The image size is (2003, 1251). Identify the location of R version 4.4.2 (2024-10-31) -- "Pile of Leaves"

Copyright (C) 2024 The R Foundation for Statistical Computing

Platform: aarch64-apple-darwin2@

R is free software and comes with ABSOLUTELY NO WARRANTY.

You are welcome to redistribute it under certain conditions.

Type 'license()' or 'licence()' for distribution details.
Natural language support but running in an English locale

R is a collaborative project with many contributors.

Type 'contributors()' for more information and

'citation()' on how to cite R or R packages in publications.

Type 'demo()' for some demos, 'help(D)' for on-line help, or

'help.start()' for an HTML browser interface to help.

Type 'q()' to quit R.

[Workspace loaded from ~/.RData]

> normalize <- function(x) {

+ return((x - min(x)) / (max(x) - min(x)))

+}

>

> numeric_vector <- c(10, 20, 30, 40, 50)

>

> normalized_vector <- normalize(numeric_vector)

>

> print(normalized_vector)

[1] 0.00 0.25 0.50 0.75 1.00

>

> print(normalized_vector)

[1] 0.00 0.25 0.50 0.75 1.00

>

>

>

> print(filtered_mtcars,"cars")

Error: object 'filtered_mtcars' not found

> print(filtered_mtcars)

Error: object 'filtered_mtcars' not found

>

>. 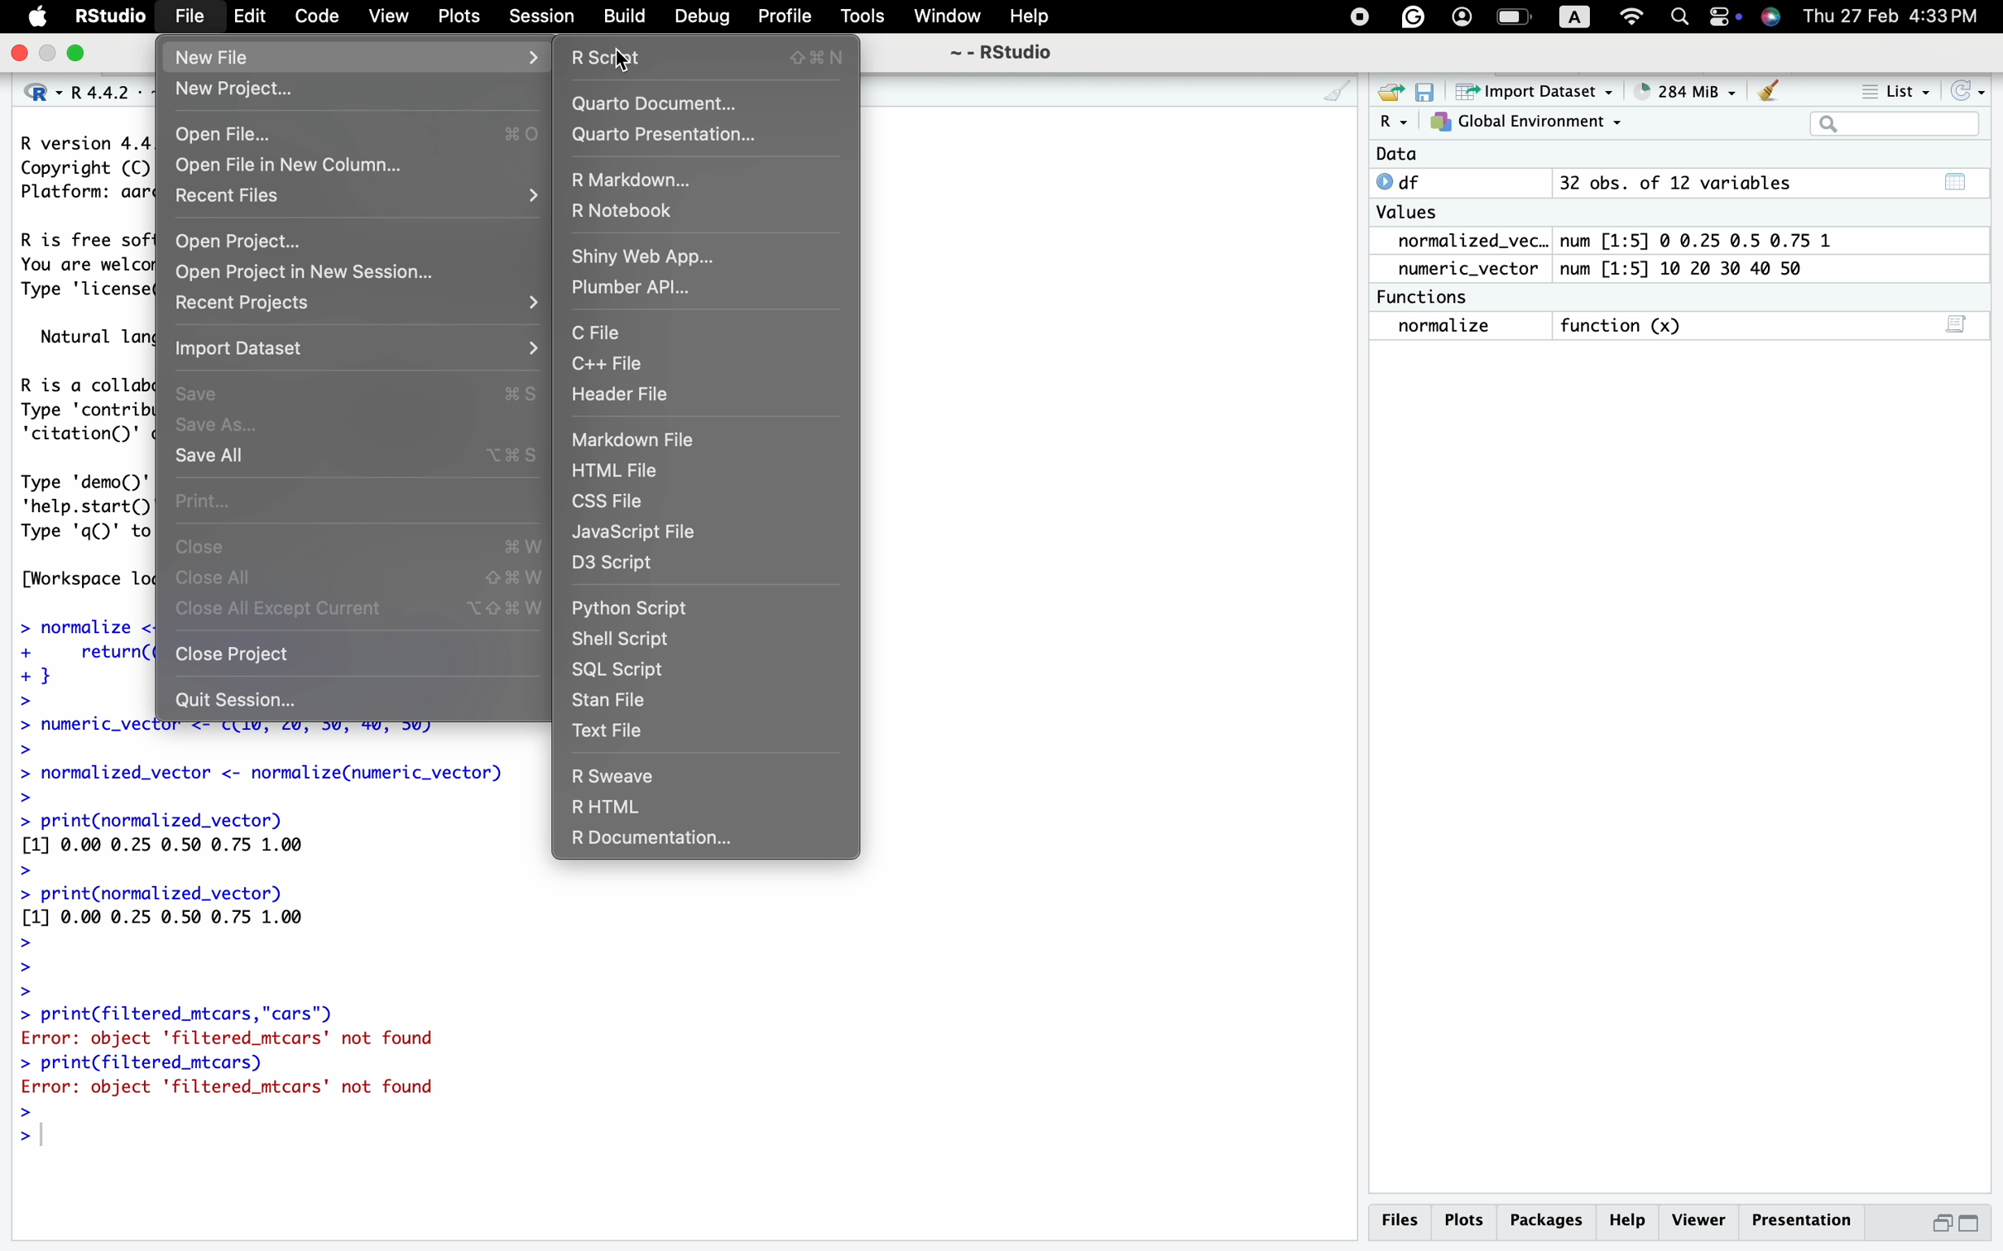
(256, 942).